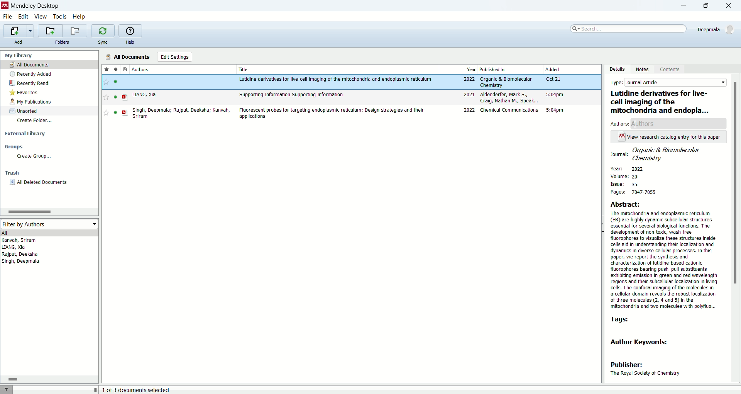 The image size is (741, 394). Describe the element at coordinates (21, 43) in the screenshot. I see `add` at that location.